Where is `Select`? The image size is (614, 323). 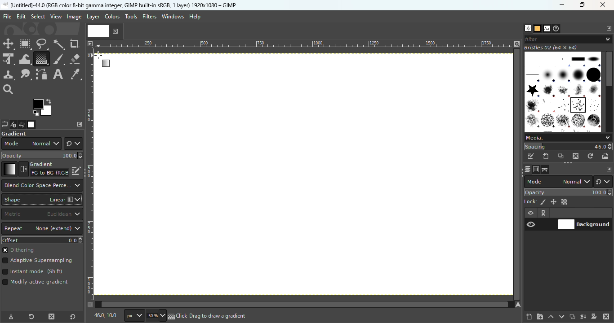 Select is located at coordinates (38, 16).